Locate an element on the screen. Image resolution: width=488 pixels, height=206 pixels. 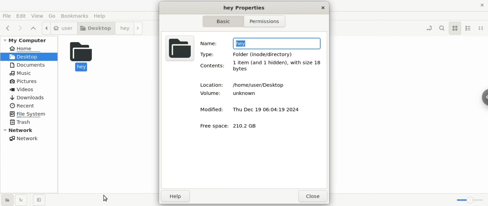
show places is located at coordinates (8, 200).